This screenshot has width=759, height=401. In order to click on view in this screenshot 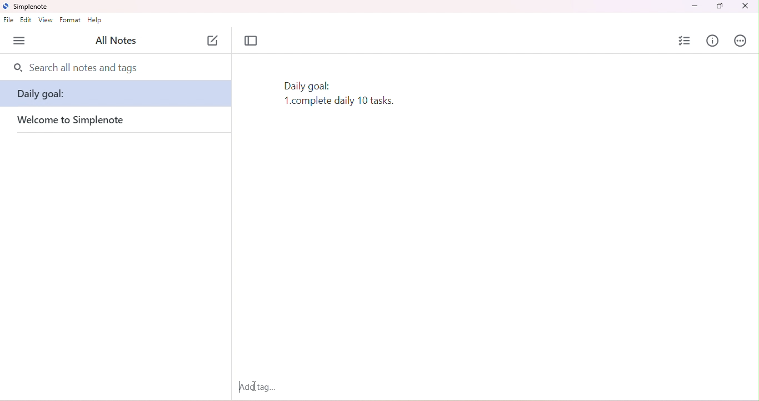, I will do `click(46, 20)`.